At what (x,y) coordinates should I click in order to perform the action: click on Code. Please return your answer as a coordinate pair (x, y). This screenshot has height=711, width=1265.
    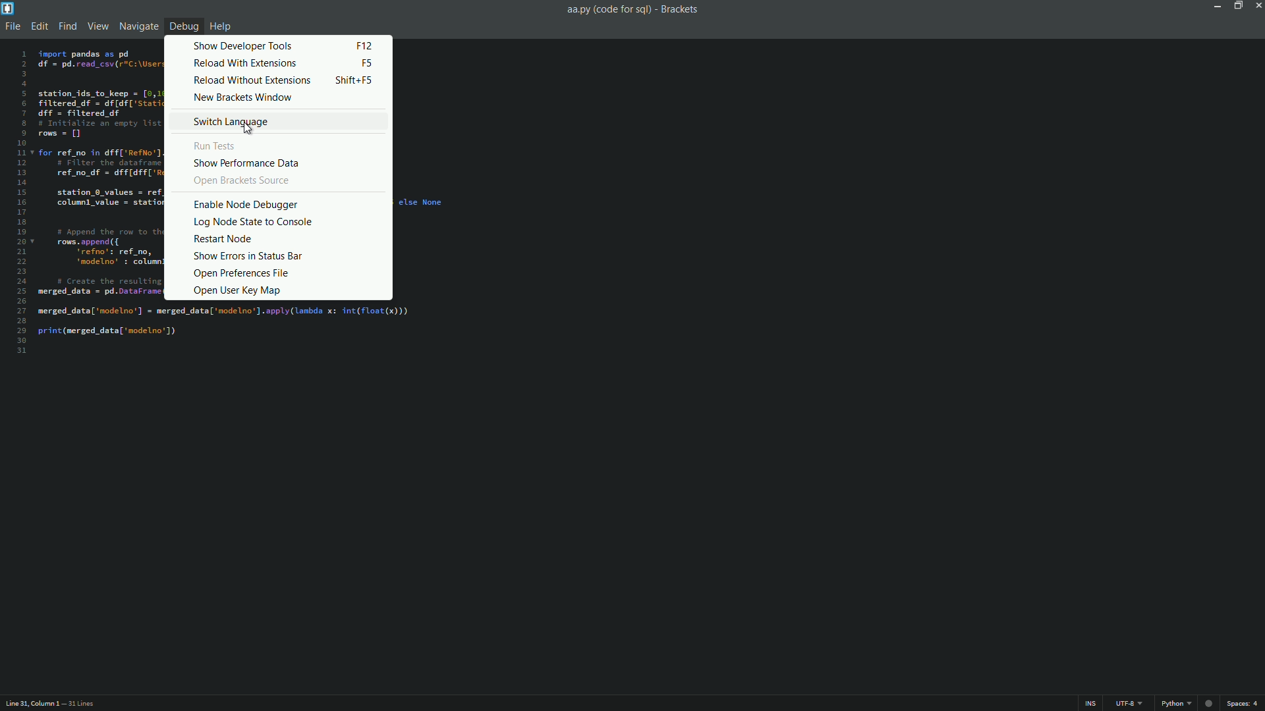
    Looking at the image, I should click on (233, 330).